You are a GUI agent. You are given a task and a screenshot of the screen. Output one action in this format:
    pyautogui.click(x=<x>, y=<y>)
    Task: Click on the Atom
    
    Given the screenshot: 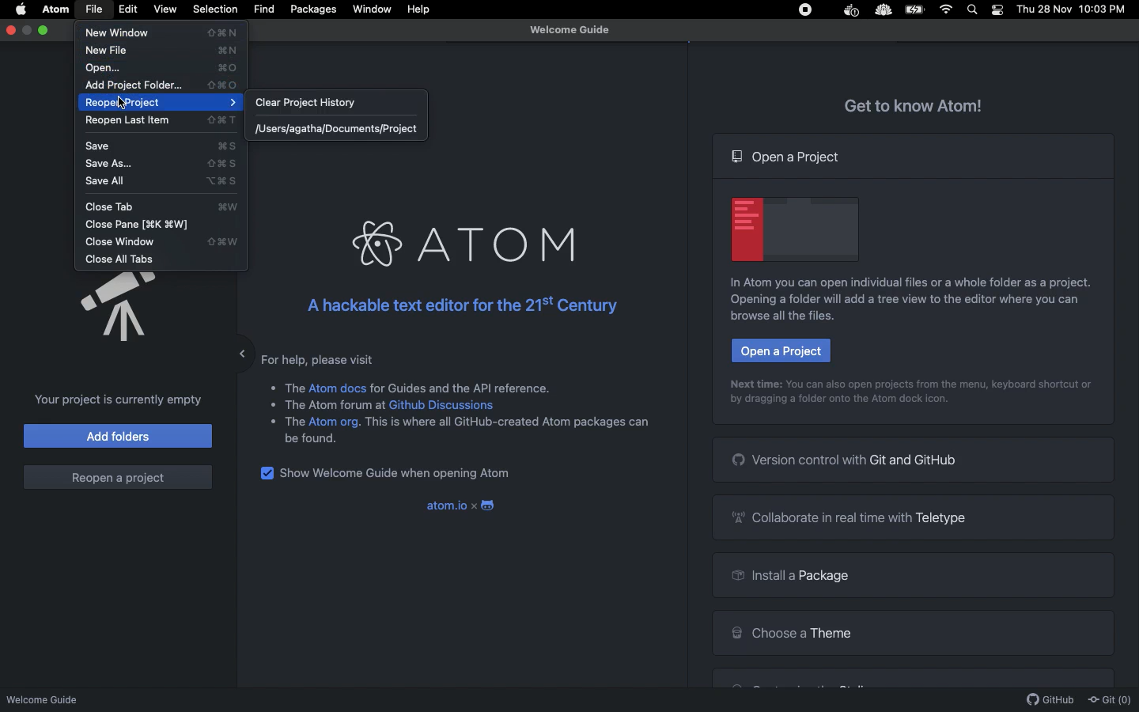 What is the action you would take?
    pyautogui.click(x=57, y=9)
    